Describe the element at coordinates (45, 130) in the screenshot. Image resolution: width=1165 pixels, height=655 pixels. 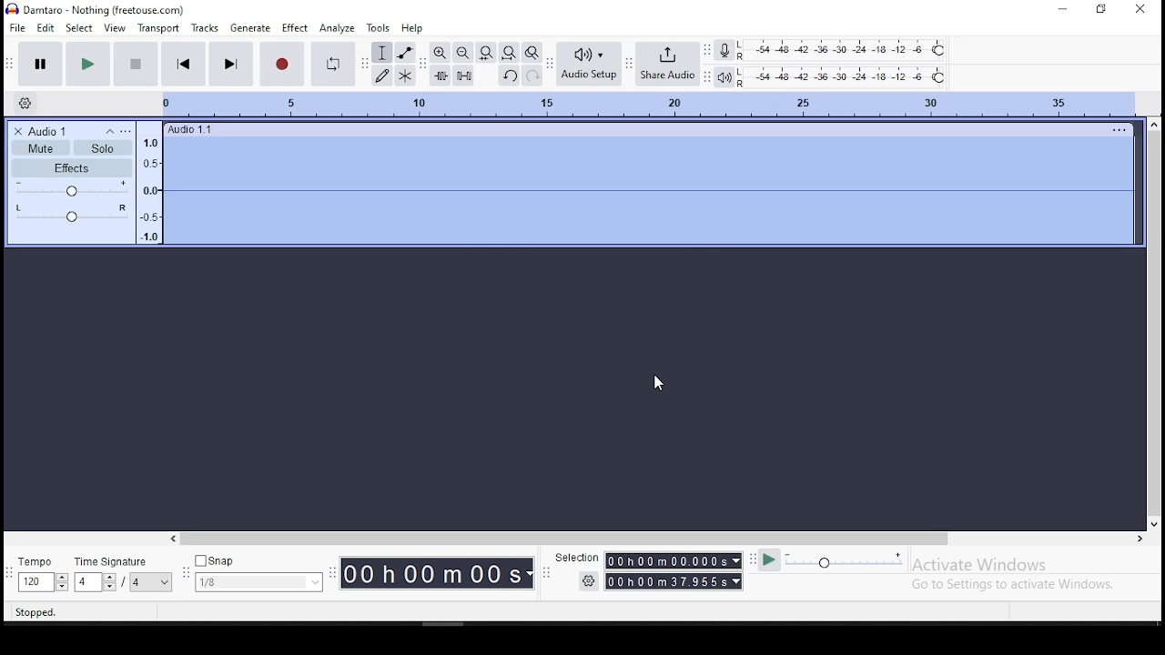
I see `Audio 1` at that location.